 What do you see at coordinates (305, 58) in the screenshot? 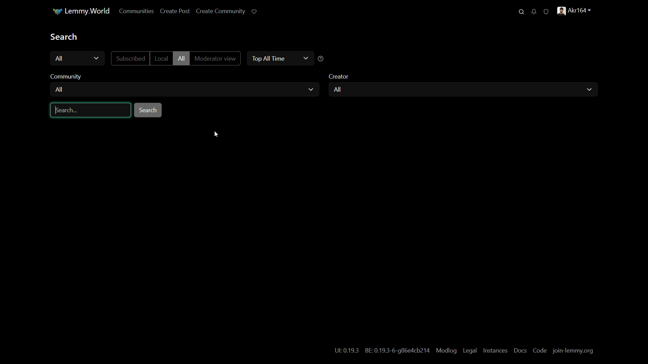
I see `dropdown` at bounding box center [305, 58].